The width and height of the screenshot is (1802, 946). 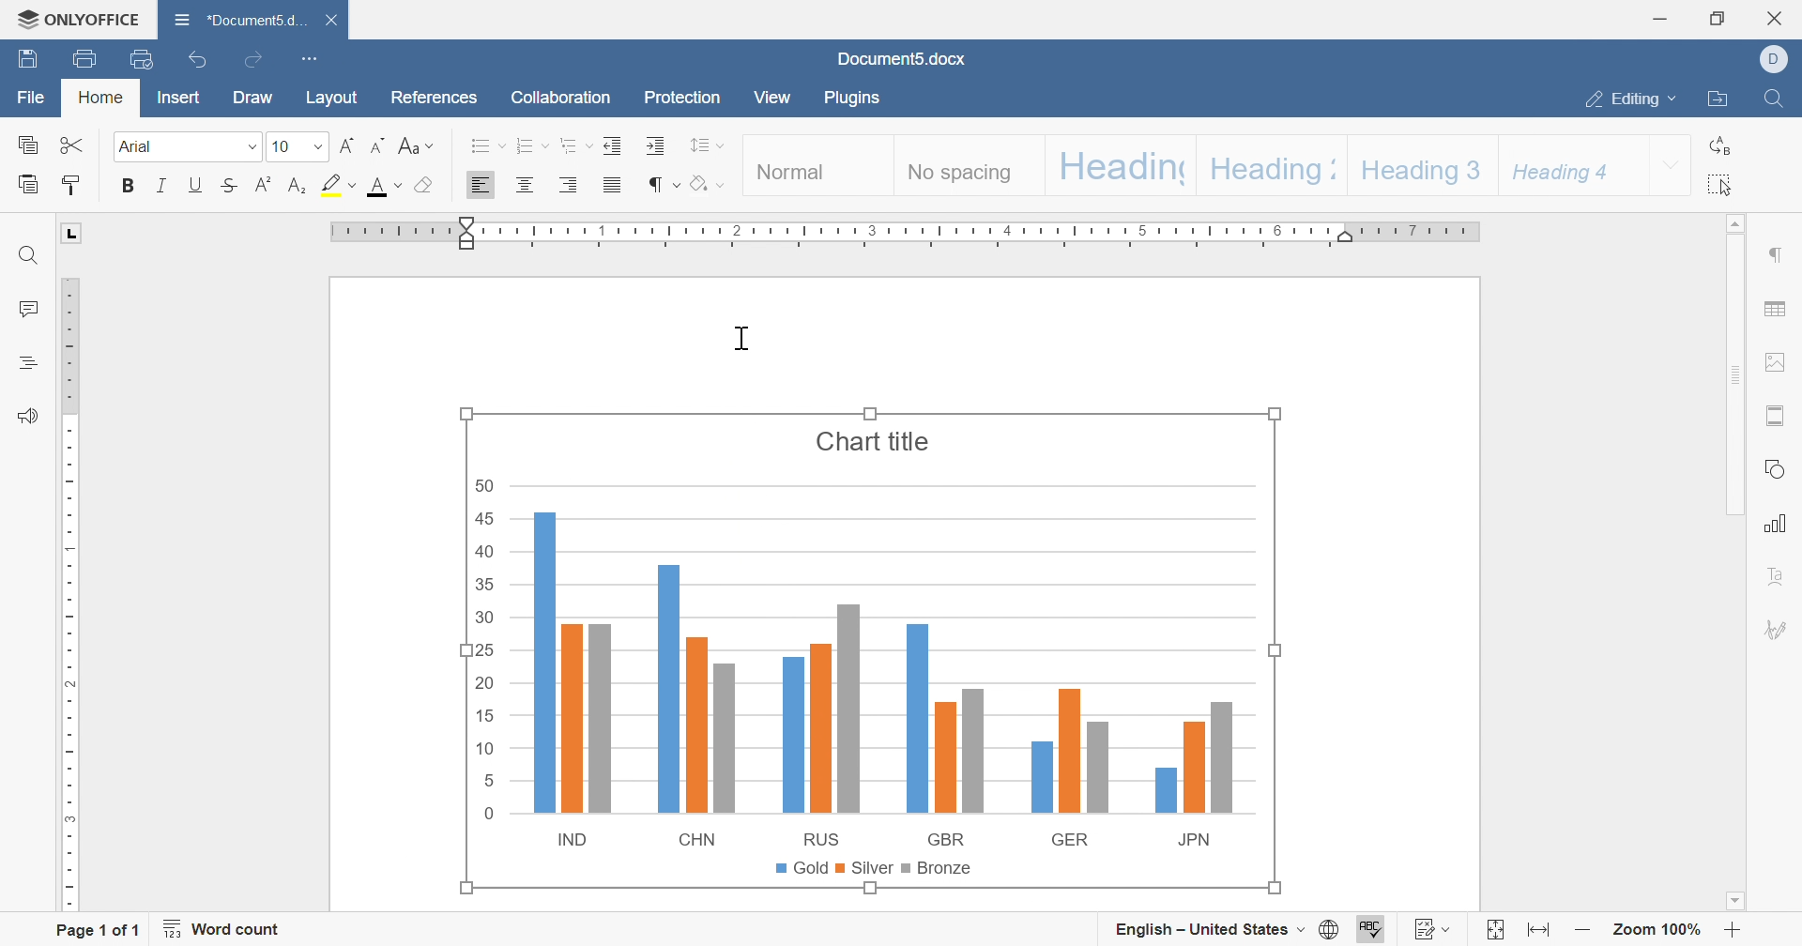 What do you see at coordinates (298, 185) in the screenshot?
I see `Subscript` at bounding box center [298, 185].